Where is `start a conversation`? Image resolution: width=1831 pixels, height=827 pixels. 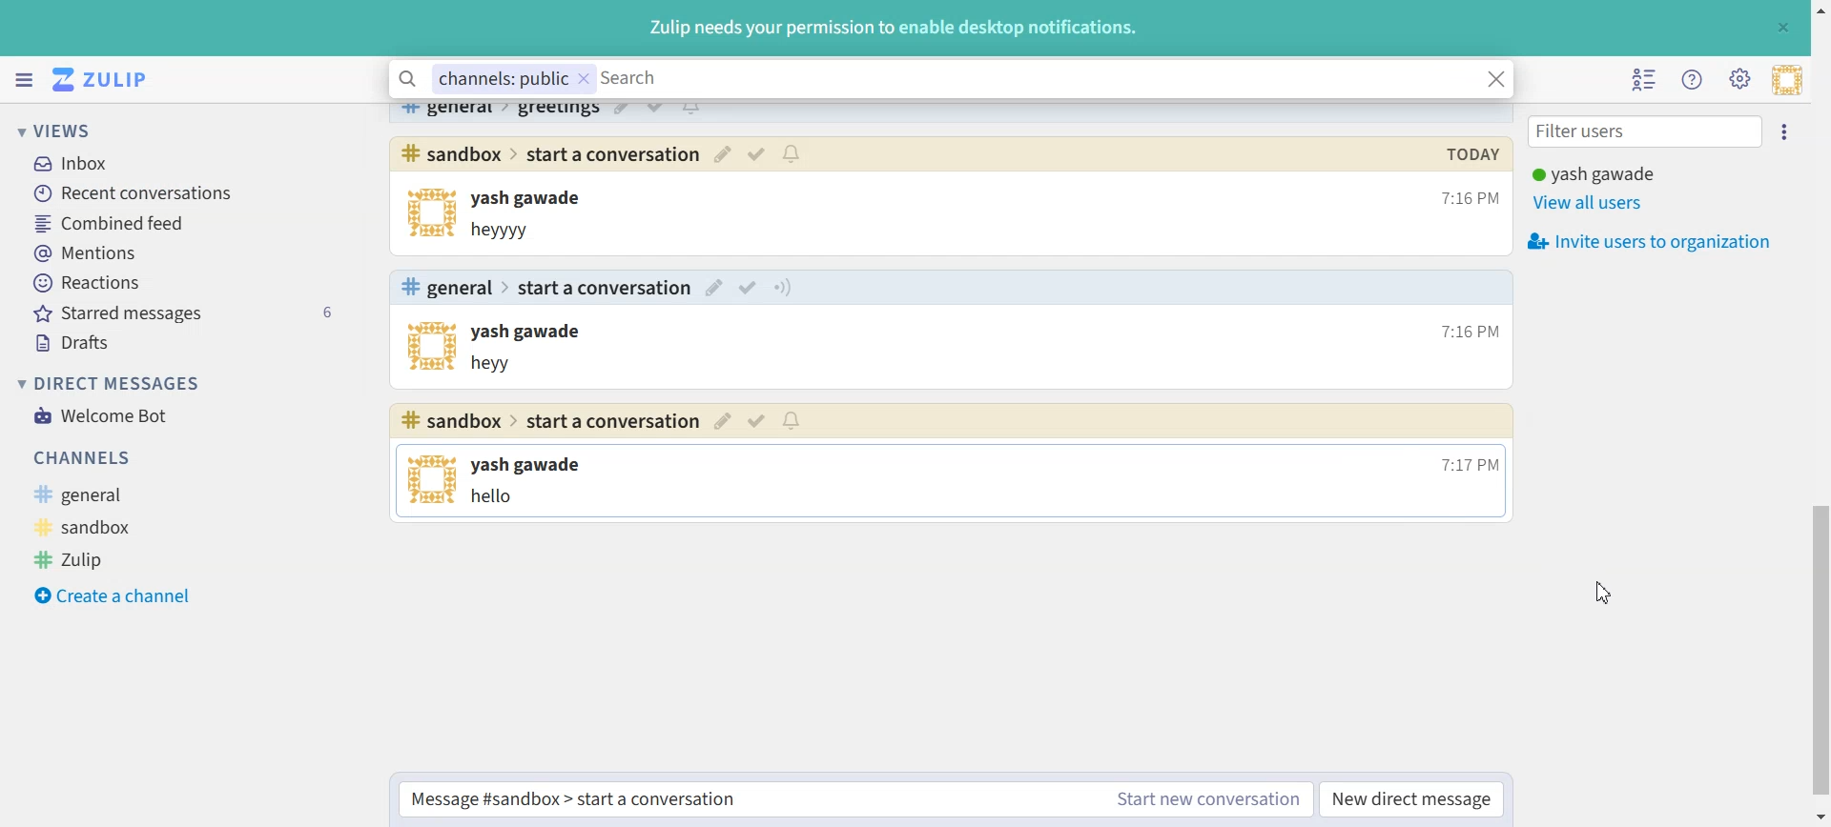 start a conversation is located at coordinates (612, 153).